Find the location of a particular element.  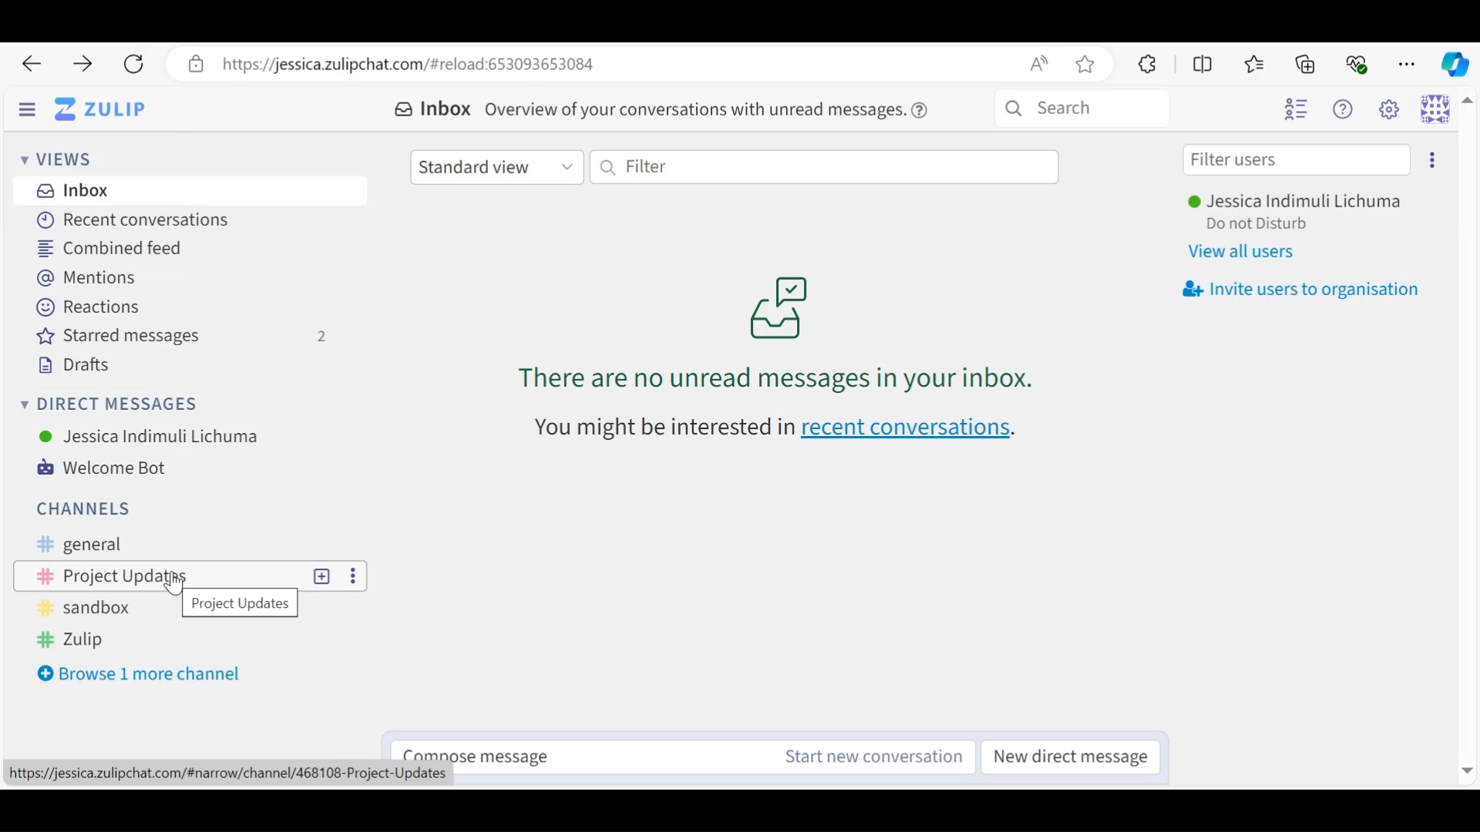

Compose message is located at coordinates (567, 753).